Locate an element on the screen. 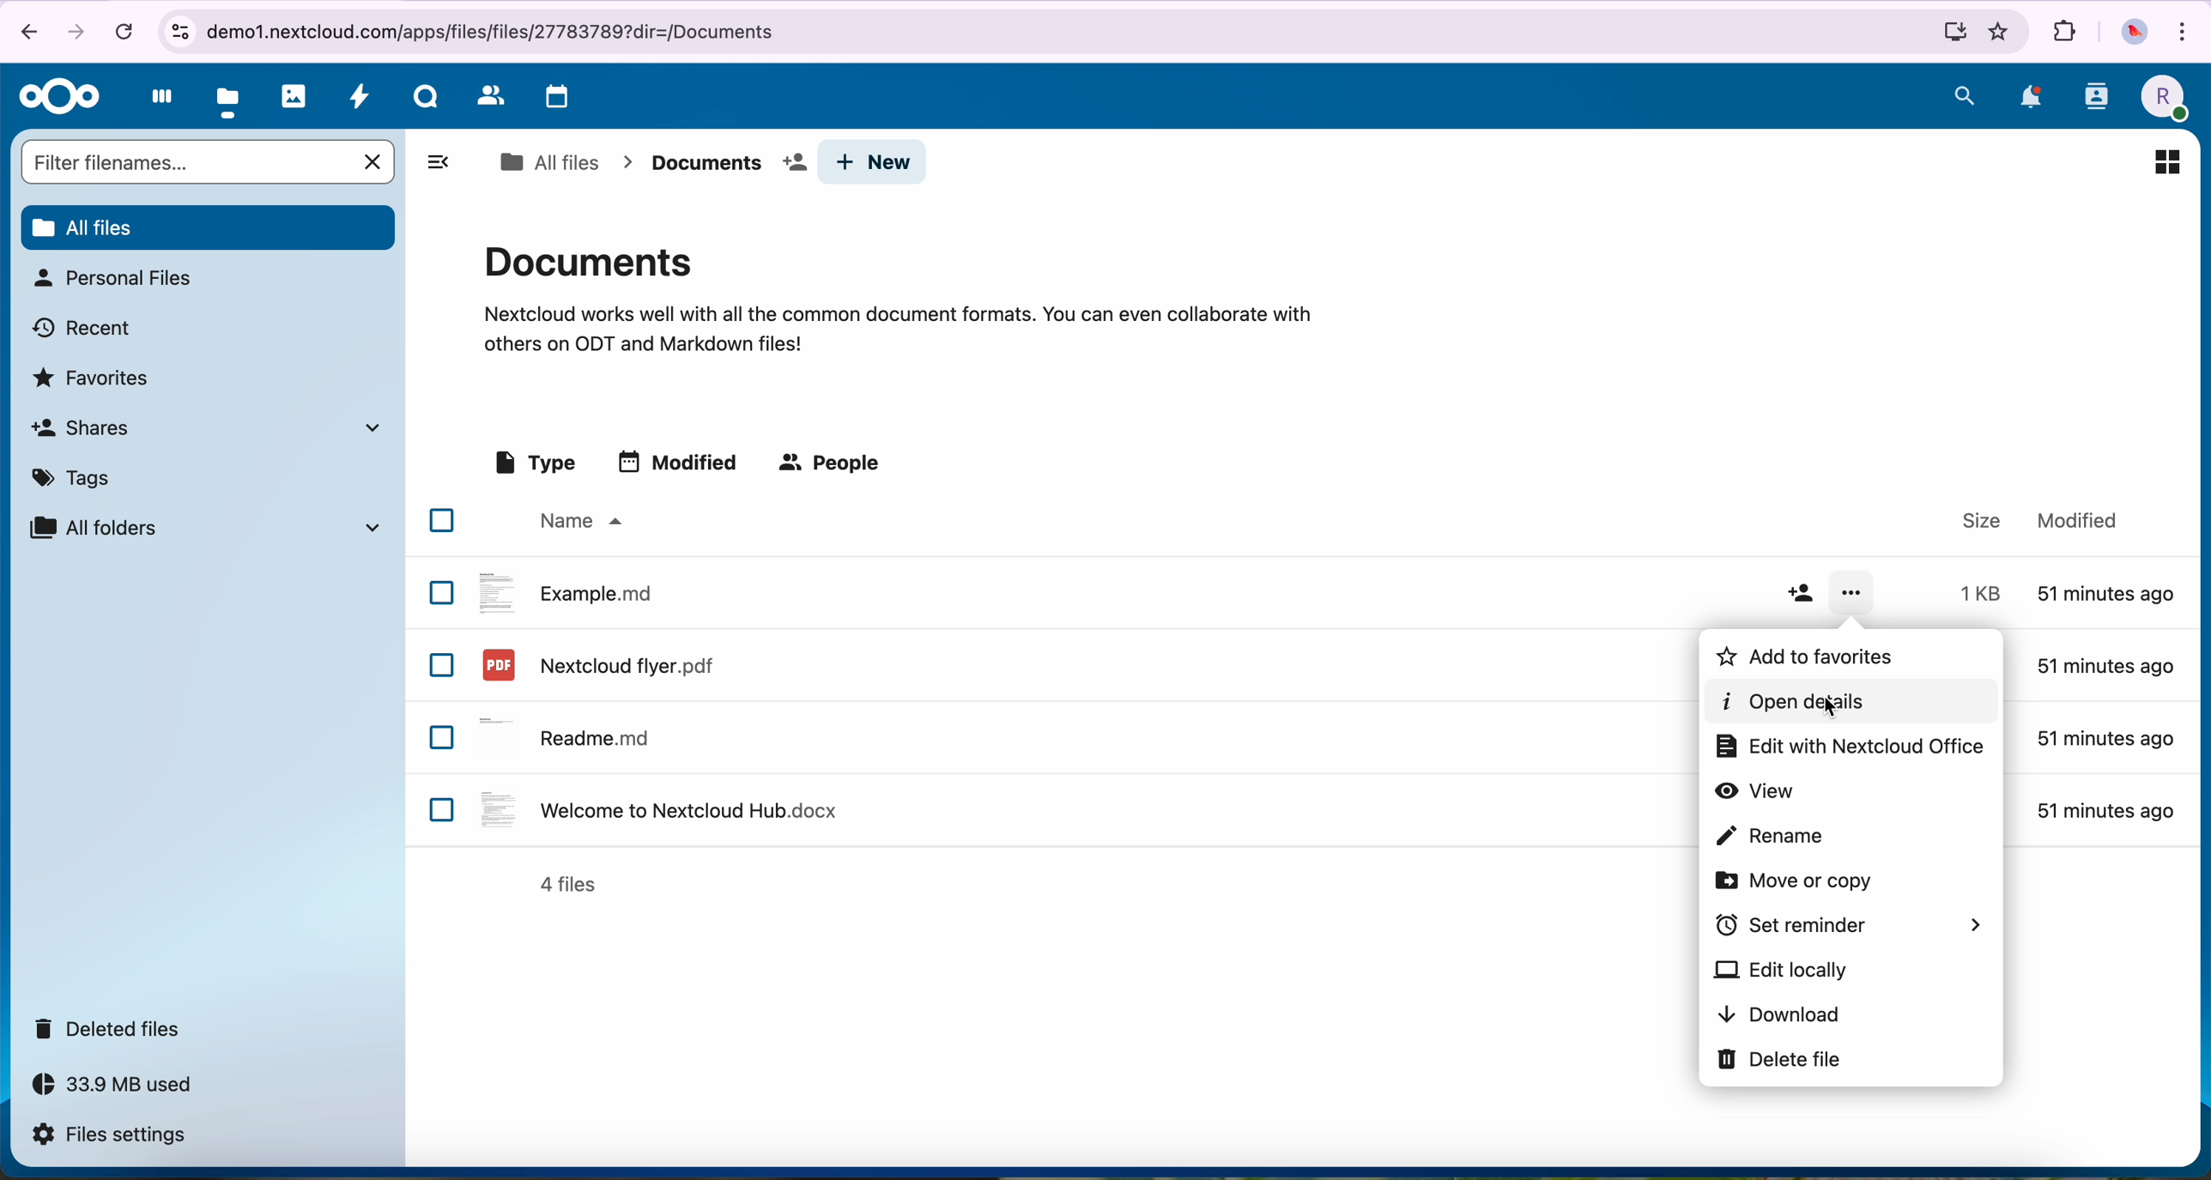  modified is located at coordinates (2073, 517).